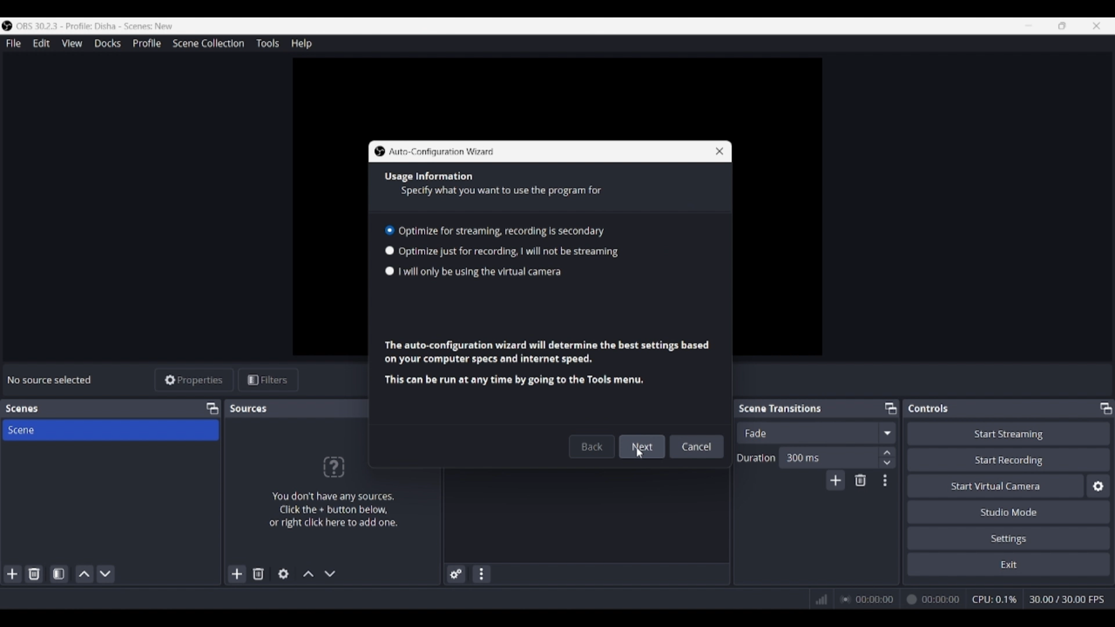 This screenshot has height=627, width=1115. Describe the element at coordinates (718, 154) in the screenshot. I see `Close` at that location.